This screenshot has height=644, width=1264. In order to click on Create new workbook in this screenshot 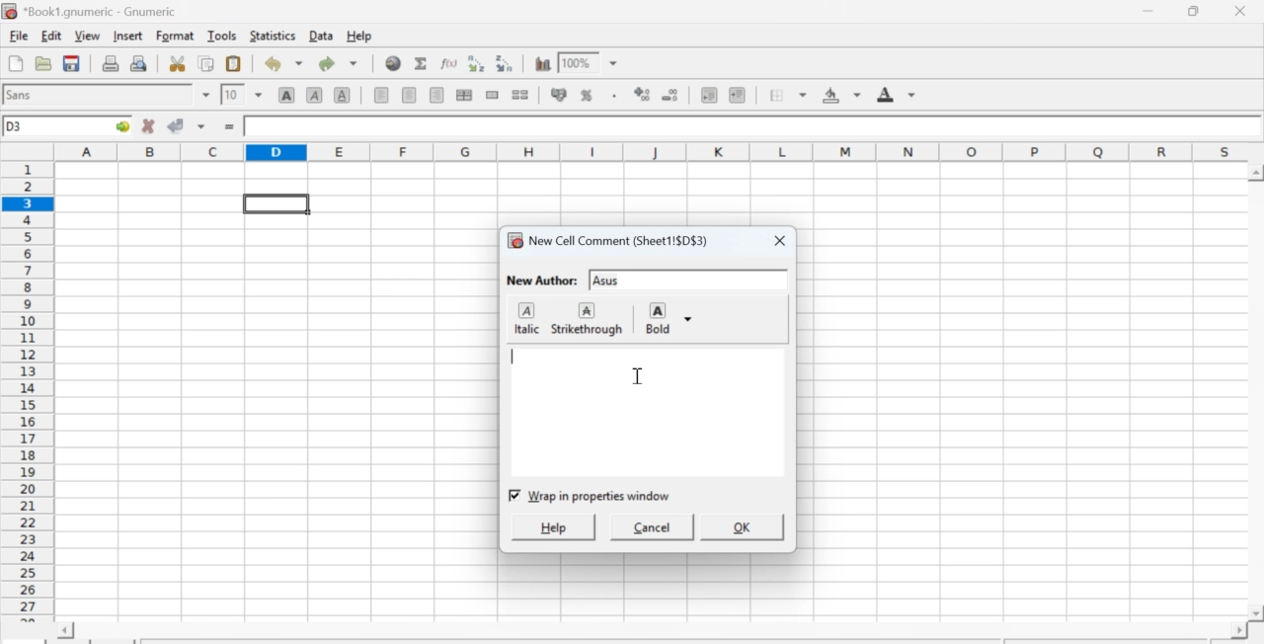, I will do `click(13, 64)`.